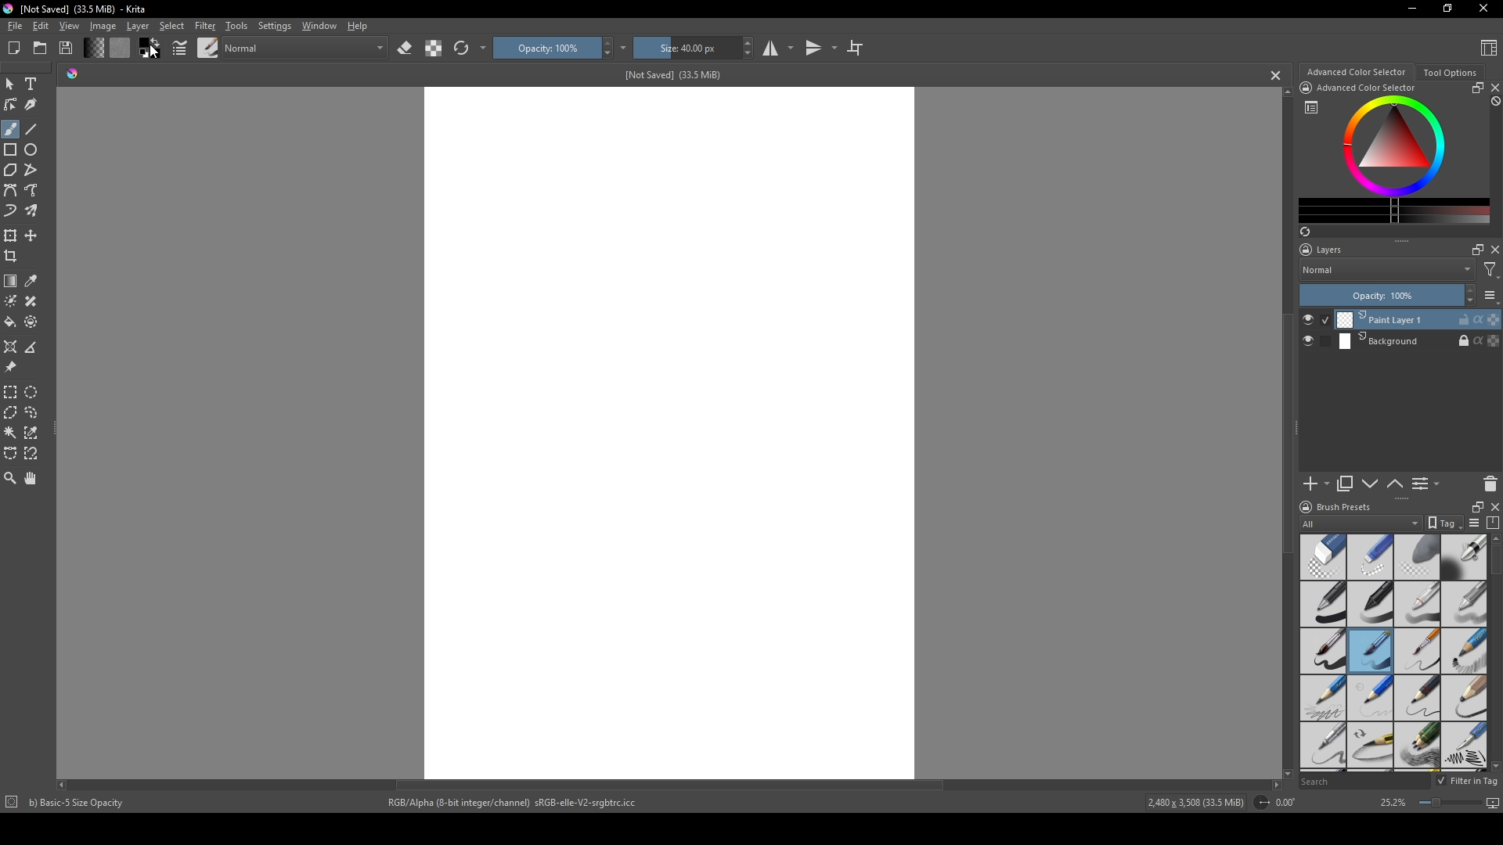  I want to click on similar color, so click(34, 432).